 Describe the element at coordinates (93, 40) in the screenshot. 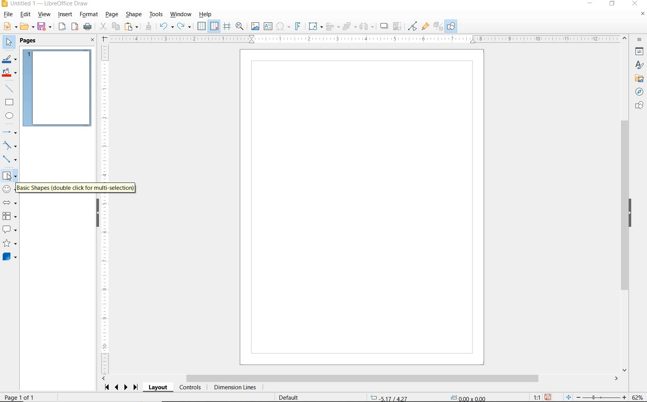

I see `CLOSE` at that location.